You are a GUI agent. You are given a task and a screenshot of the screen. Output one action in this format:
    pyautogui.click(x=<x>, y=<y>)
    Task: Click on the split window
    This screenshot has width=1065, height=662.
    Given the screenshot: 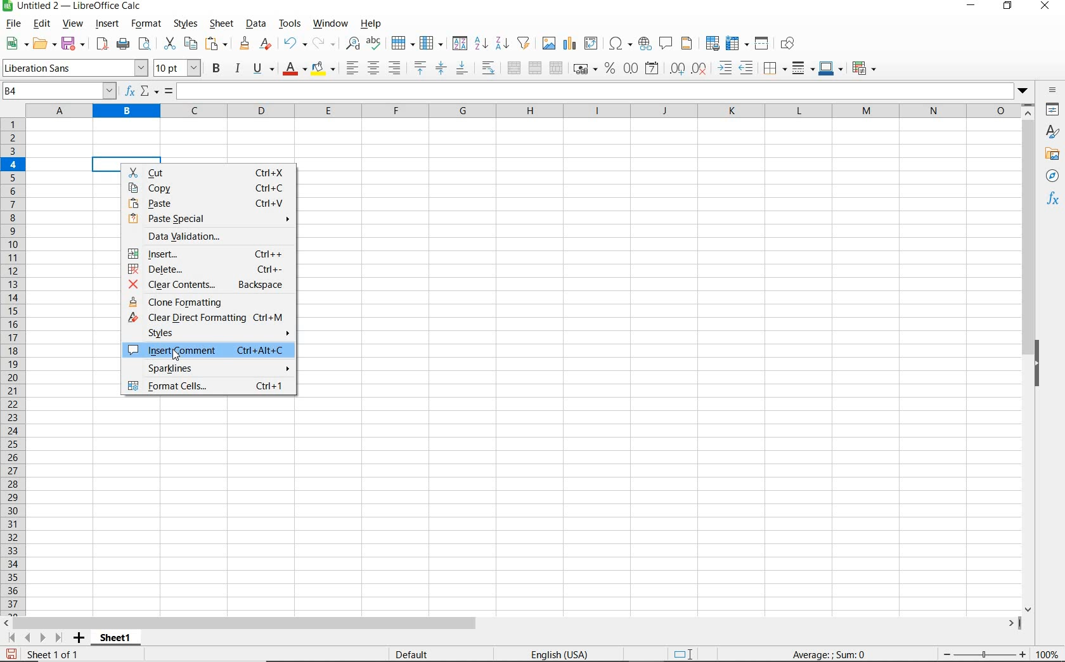 What is the action you would take?
    pyautogui.click(x=763, y=44)
    